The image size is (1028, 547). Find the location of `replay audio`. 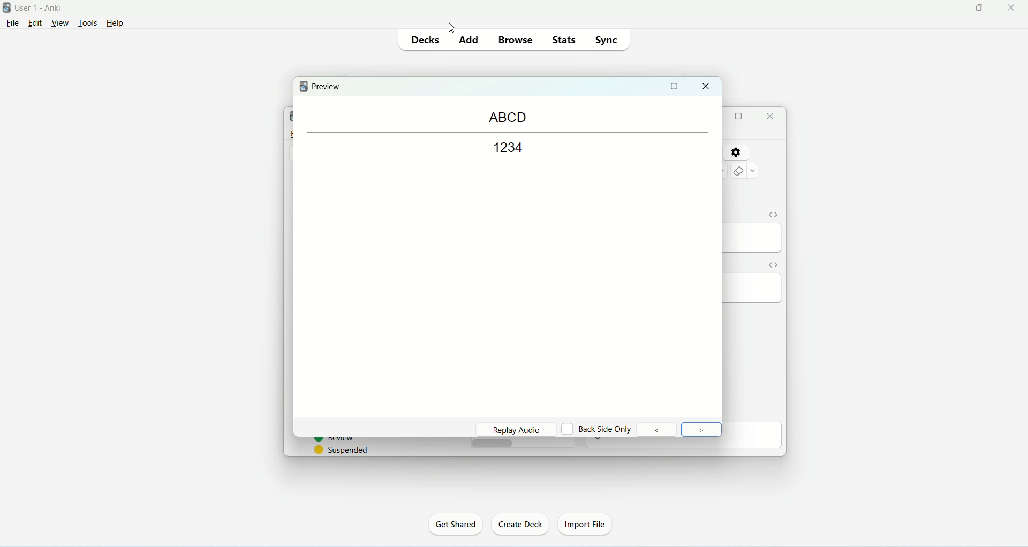

replay audio is located at coordinates (513, 428).